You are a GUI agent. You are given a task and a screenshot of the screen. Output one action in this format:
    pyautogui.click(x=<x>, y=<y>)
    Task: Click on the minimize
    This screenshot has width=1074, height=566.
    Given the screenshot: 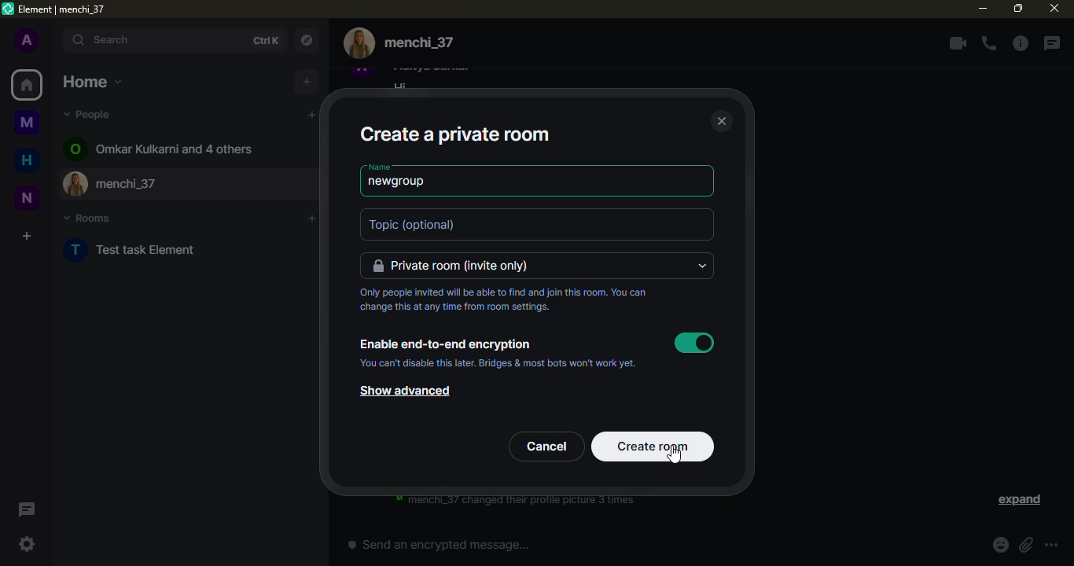 What is the action you would take?
    pyautogui.click(x=983, y=8)
    